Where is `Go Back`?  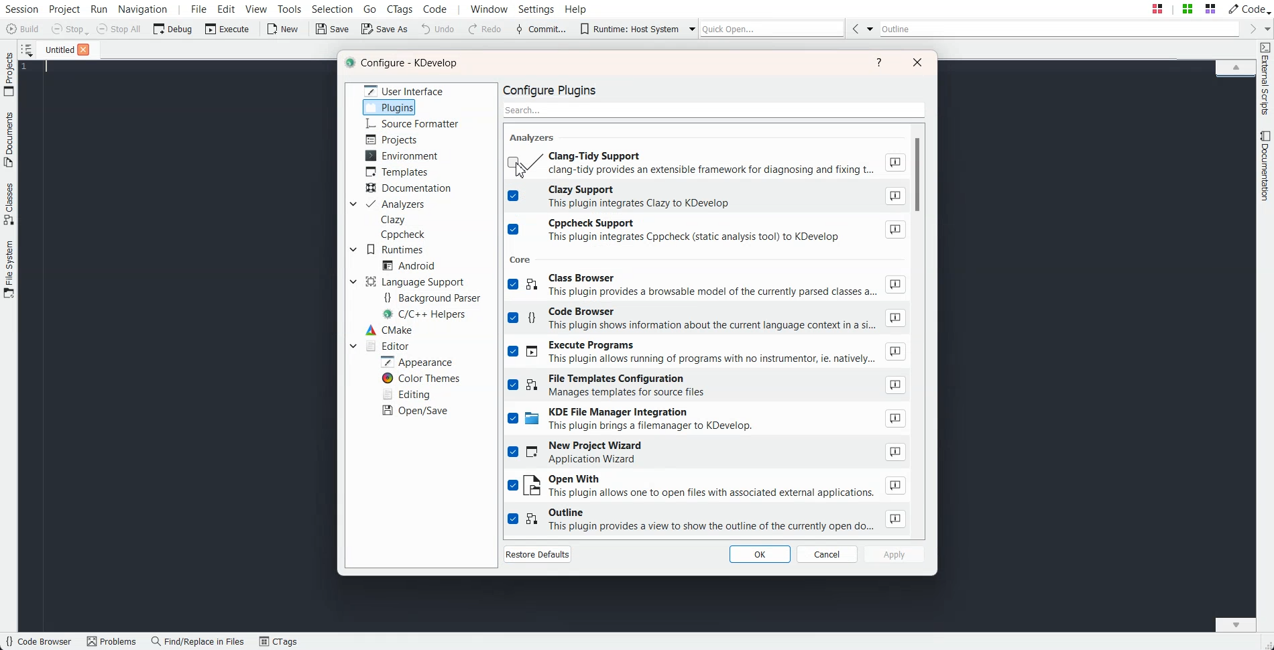 Go Back is located at coordinates (855, 28).